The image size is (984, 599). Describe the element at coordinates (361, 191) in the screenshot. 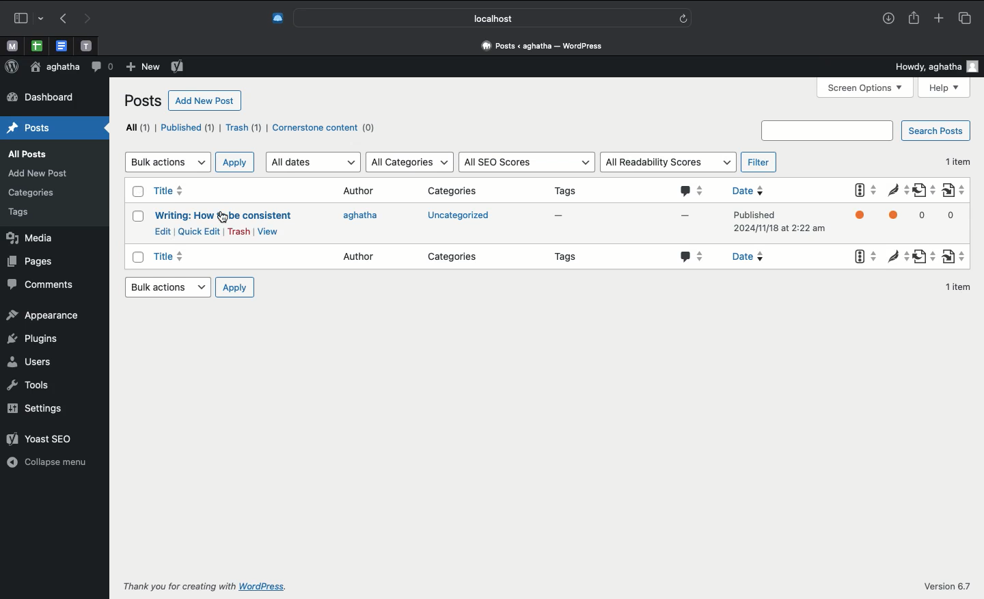

I see `Author` at that location.